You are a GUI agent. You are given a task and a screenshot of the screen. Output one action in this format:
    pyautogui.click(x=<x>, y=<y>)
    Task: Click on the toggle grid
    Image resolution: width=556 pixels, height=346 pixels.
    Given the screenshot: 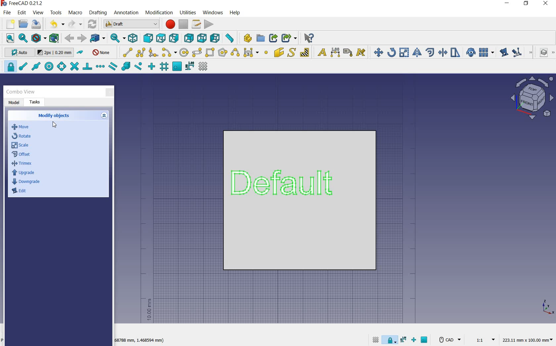 What is the action you would take?
    pyautogui.click(x=204, y=67)
    